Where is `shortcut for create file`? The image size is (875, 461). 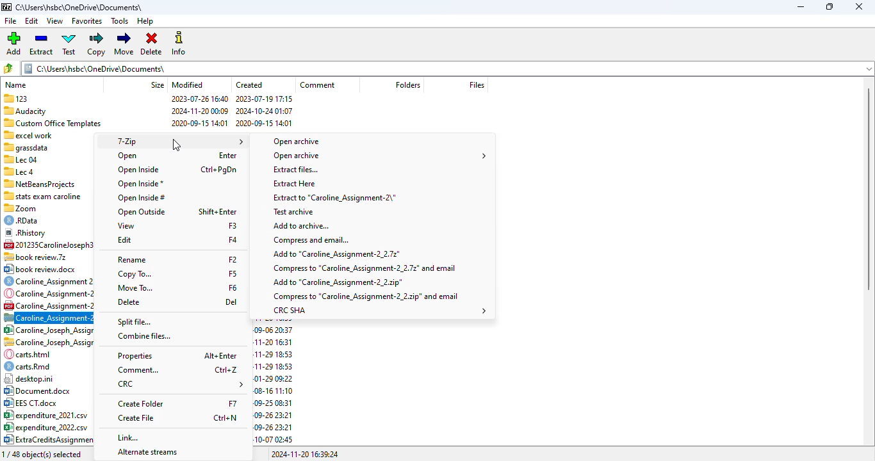 shortcut for create file is located at coordinates (225, 418).